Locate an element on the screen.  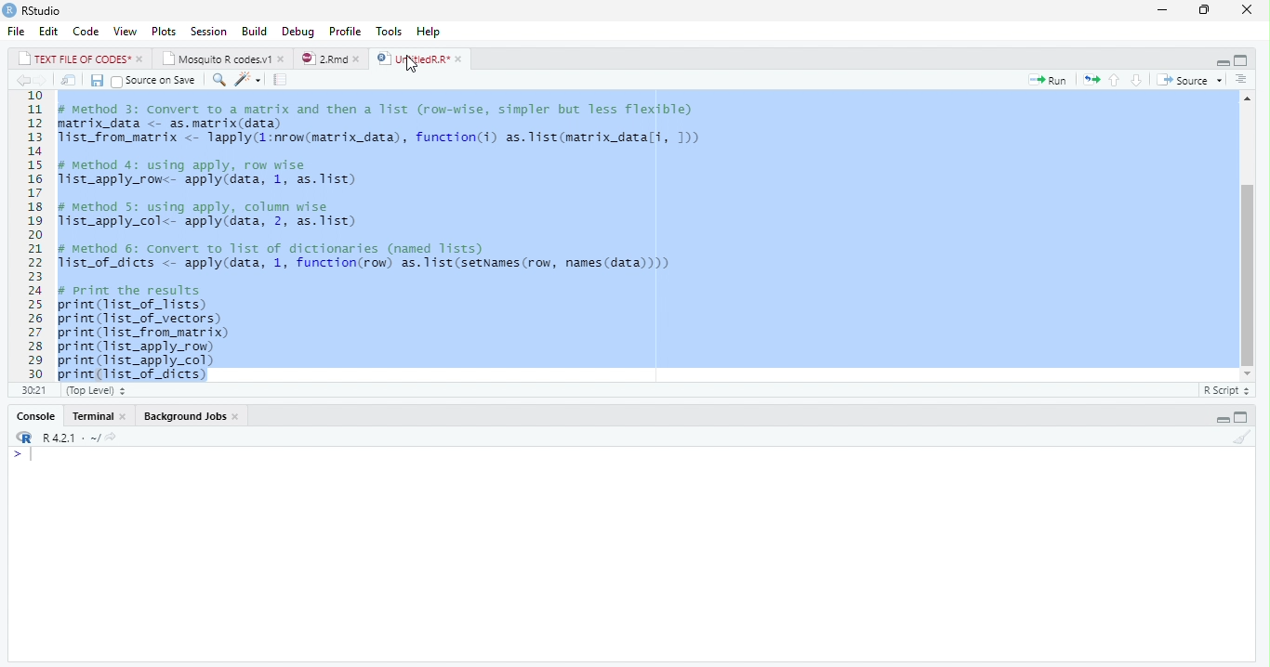
Clear is located at coordinates (1240, 437).